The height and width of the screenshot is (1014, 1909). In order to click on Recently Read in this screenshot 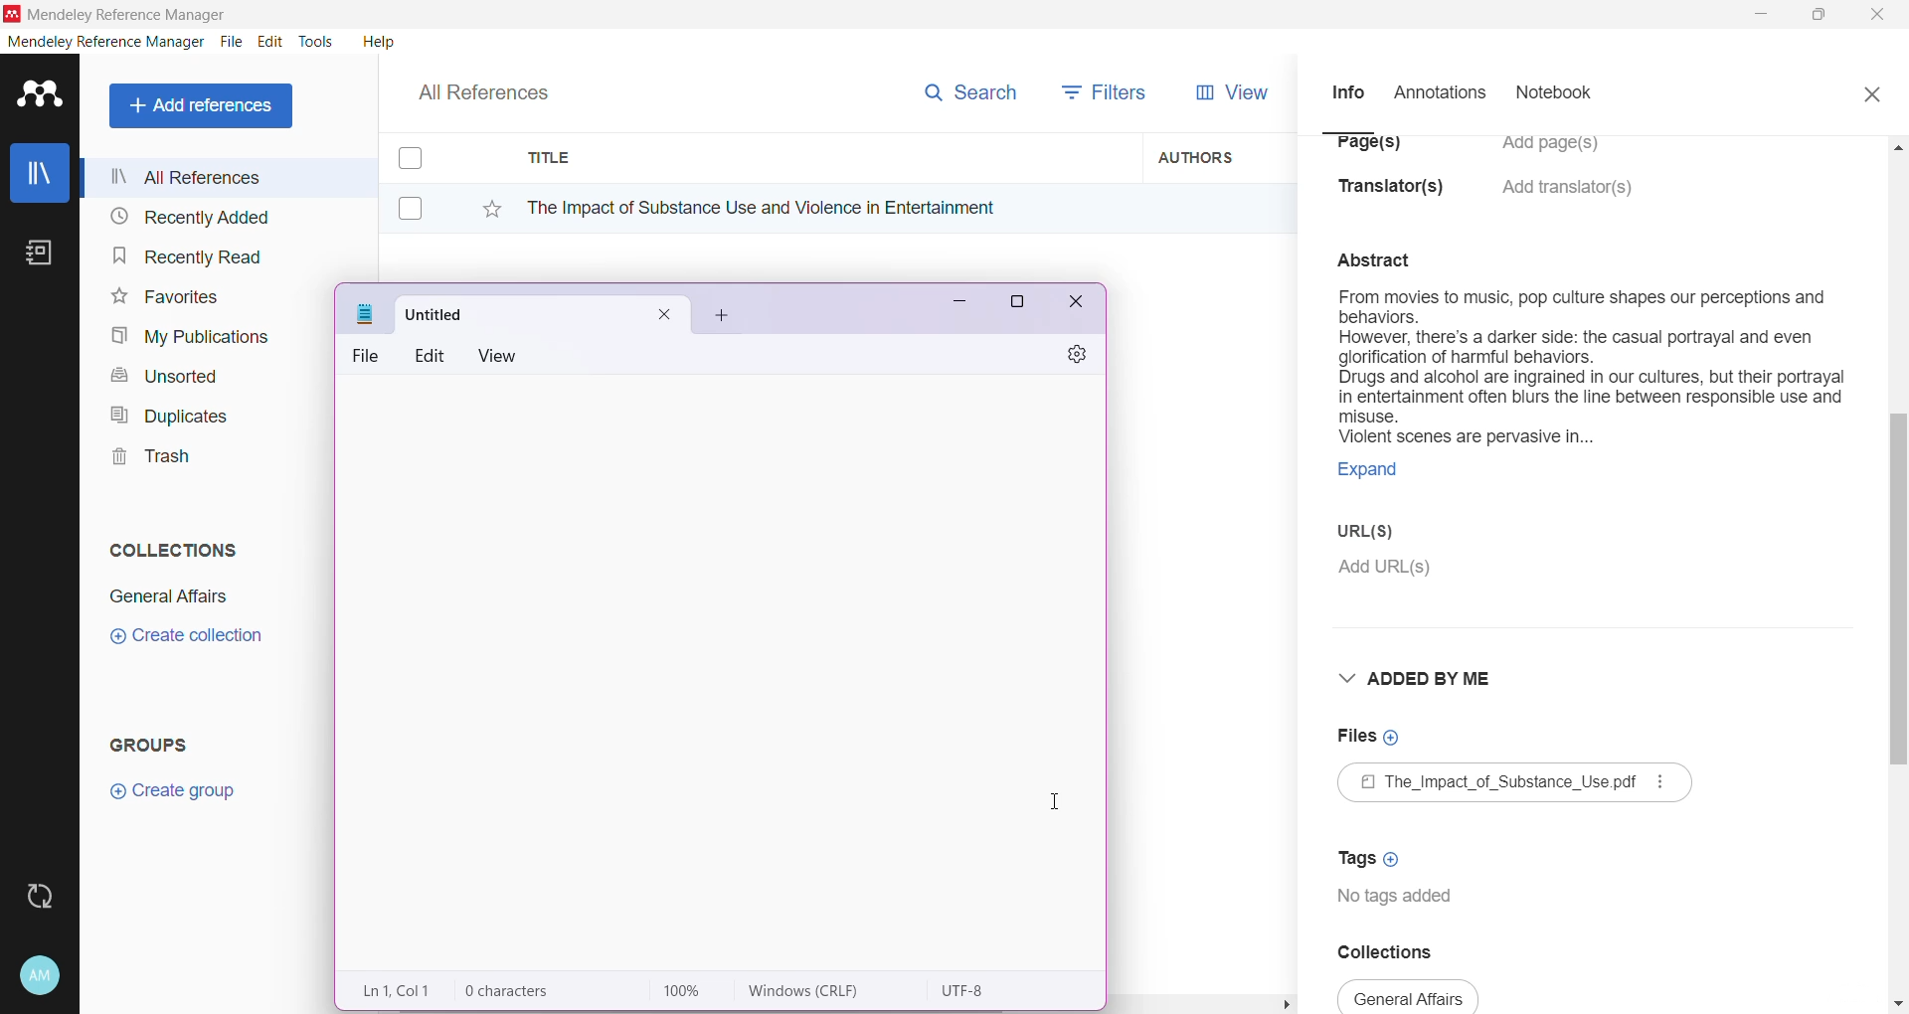, I will do `click(187, 255)`.